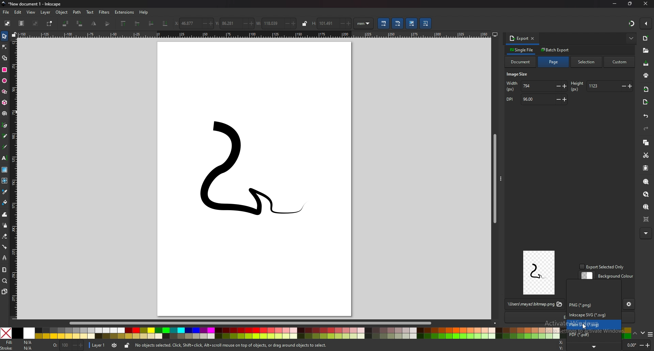 The height and width of the screenshot is (351, 654). Describe the element at coordinates (80, 23) in the screenshot. I see `rotate 90 degree cw` at that location.